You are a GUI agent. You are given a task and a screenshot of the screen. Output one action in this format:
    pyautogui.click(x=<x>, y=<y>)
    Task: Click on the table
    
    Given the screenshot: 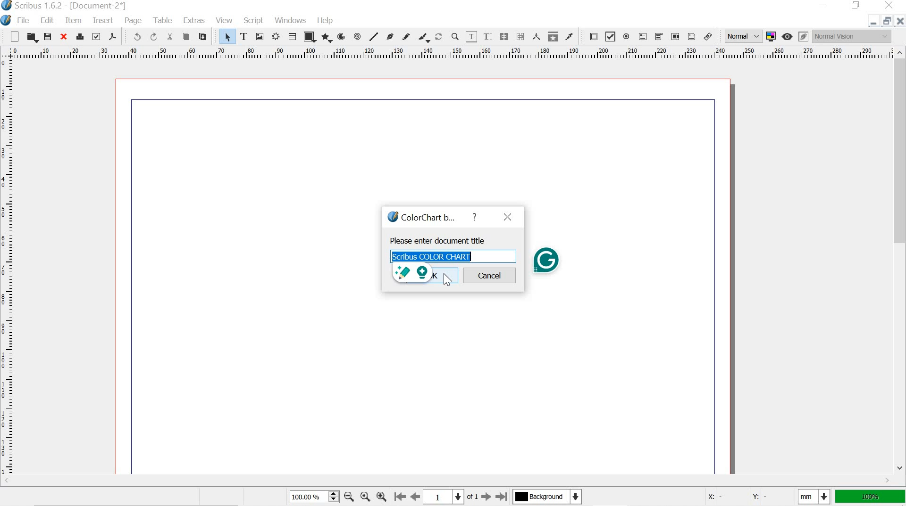 What is the action you would take?
    pyautogui.click(x=293, y=36)
    